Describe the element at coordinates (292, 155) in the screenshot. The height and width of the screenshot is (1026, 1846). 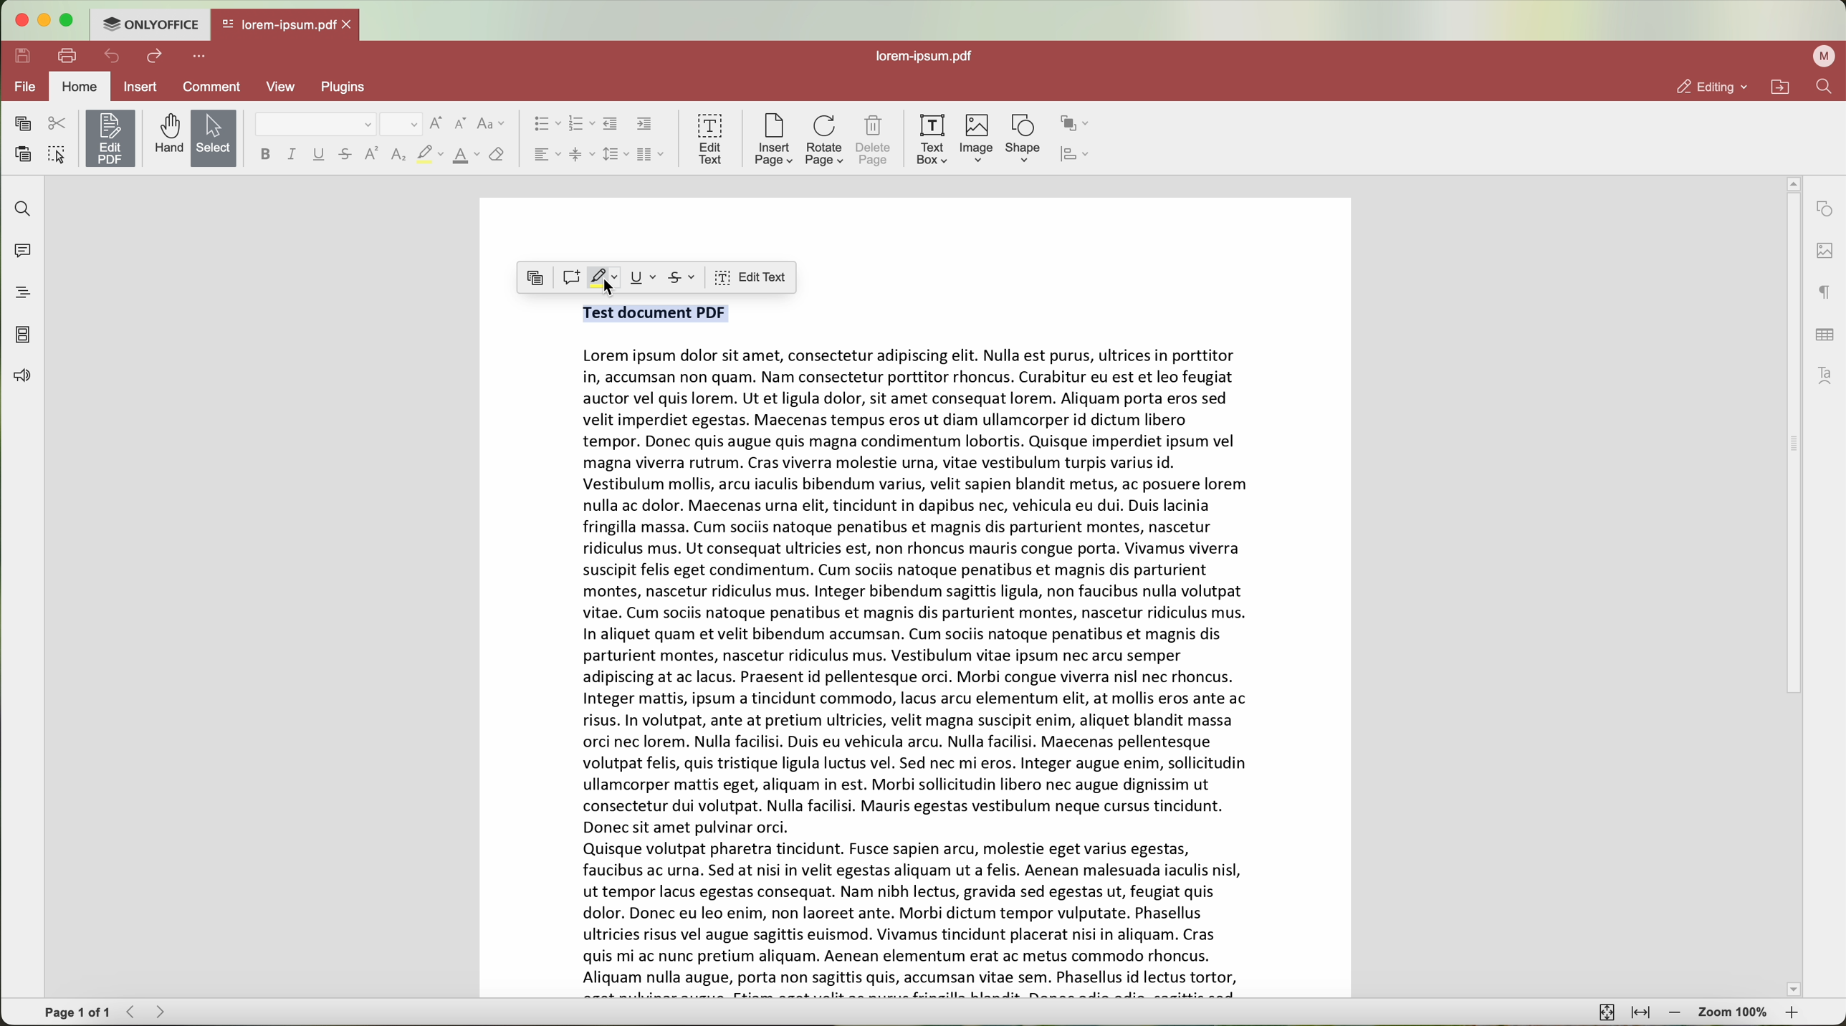
I see `italic` at that location.